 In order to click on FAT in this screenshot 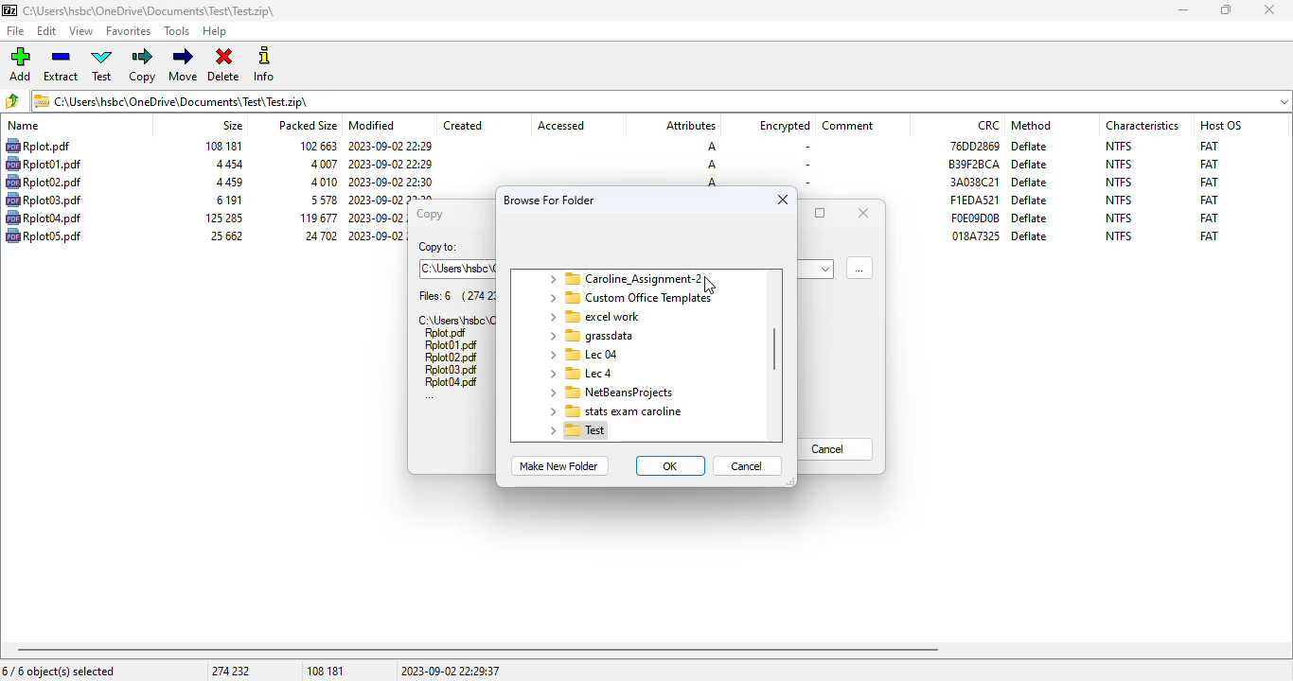, I will do `click(1209, 145)`.